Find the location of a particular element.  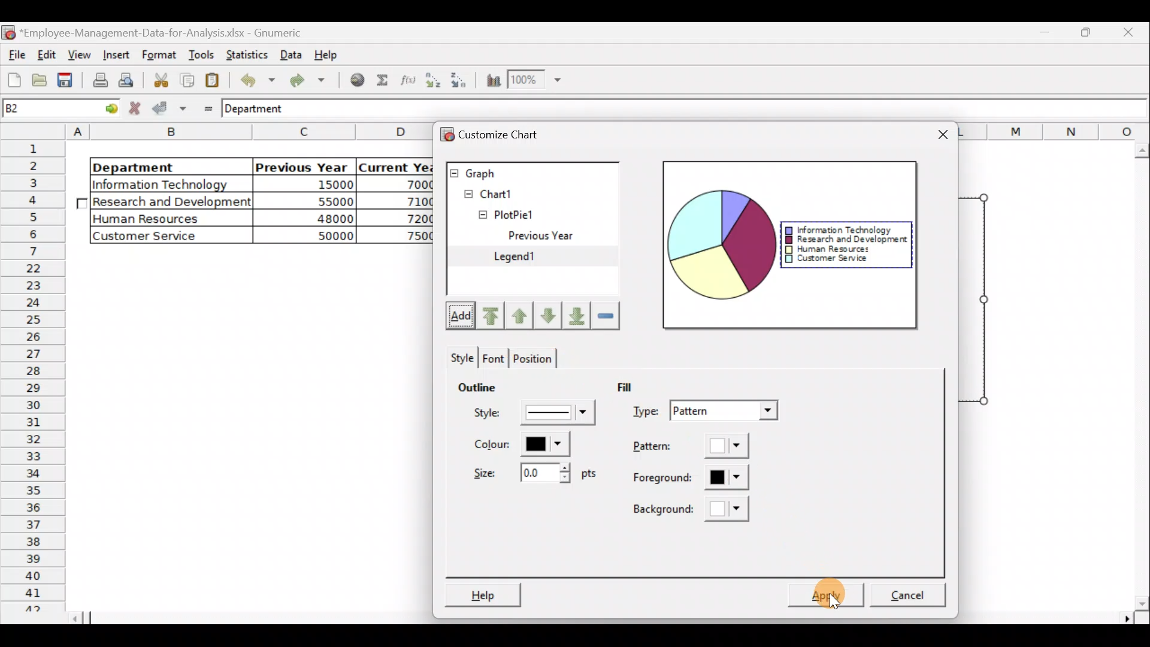

Color is located at coordinates (529, 446).